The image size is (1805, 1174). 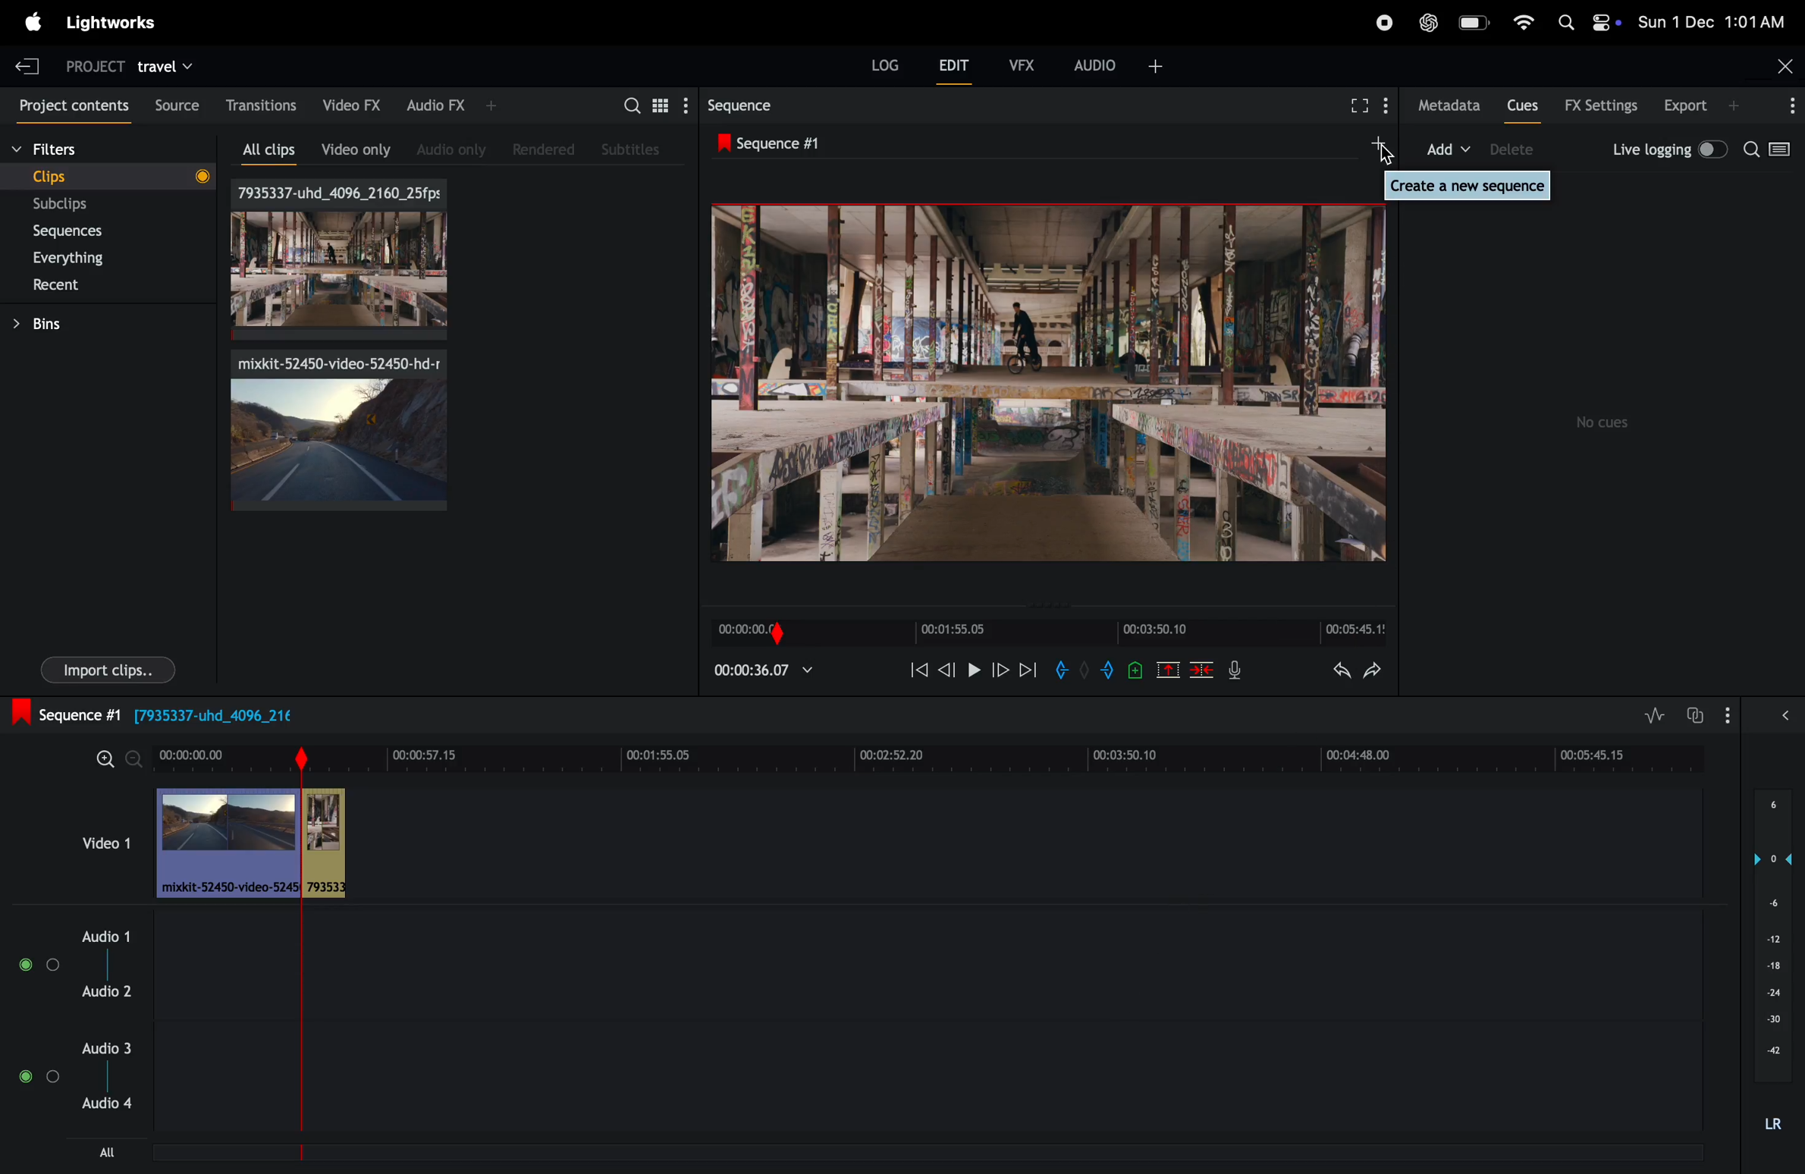 I want to click on clips, so click(x=337, y=259).